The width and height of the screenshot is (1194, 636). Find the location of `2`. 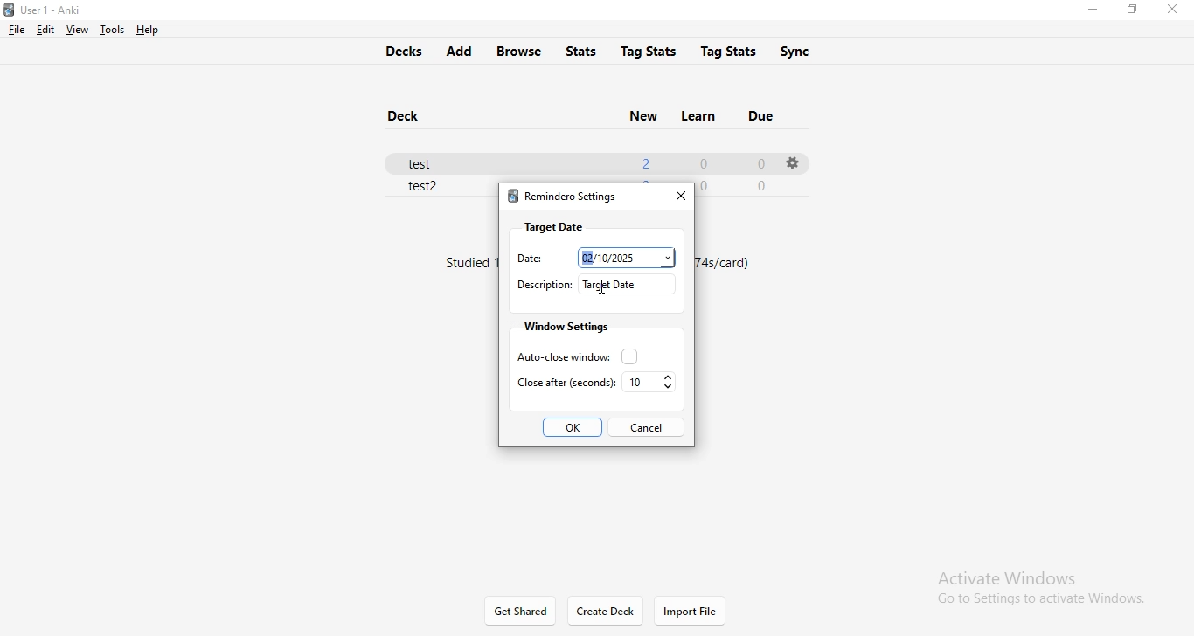

2 is located at coordinates (644, 161).